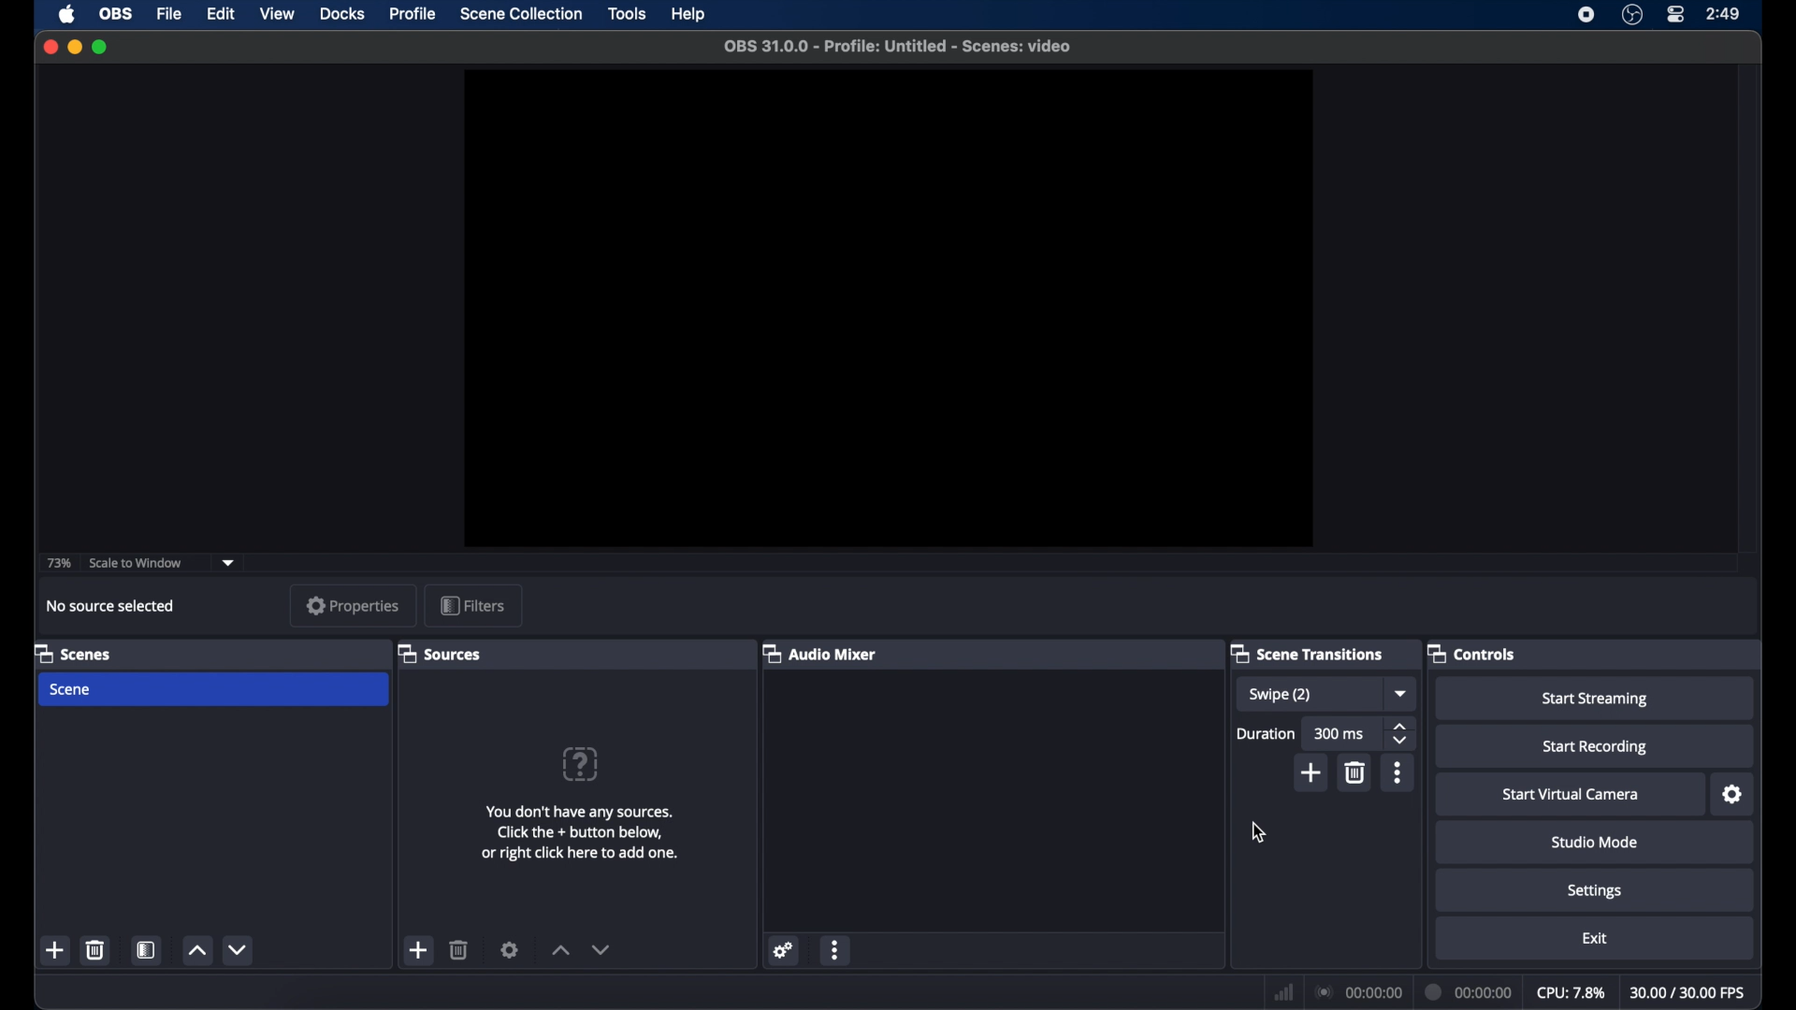 Image resolution: width=1796 pixels, height=1010 pixels. I want to click on start virtual camera, so click(1571, 795).